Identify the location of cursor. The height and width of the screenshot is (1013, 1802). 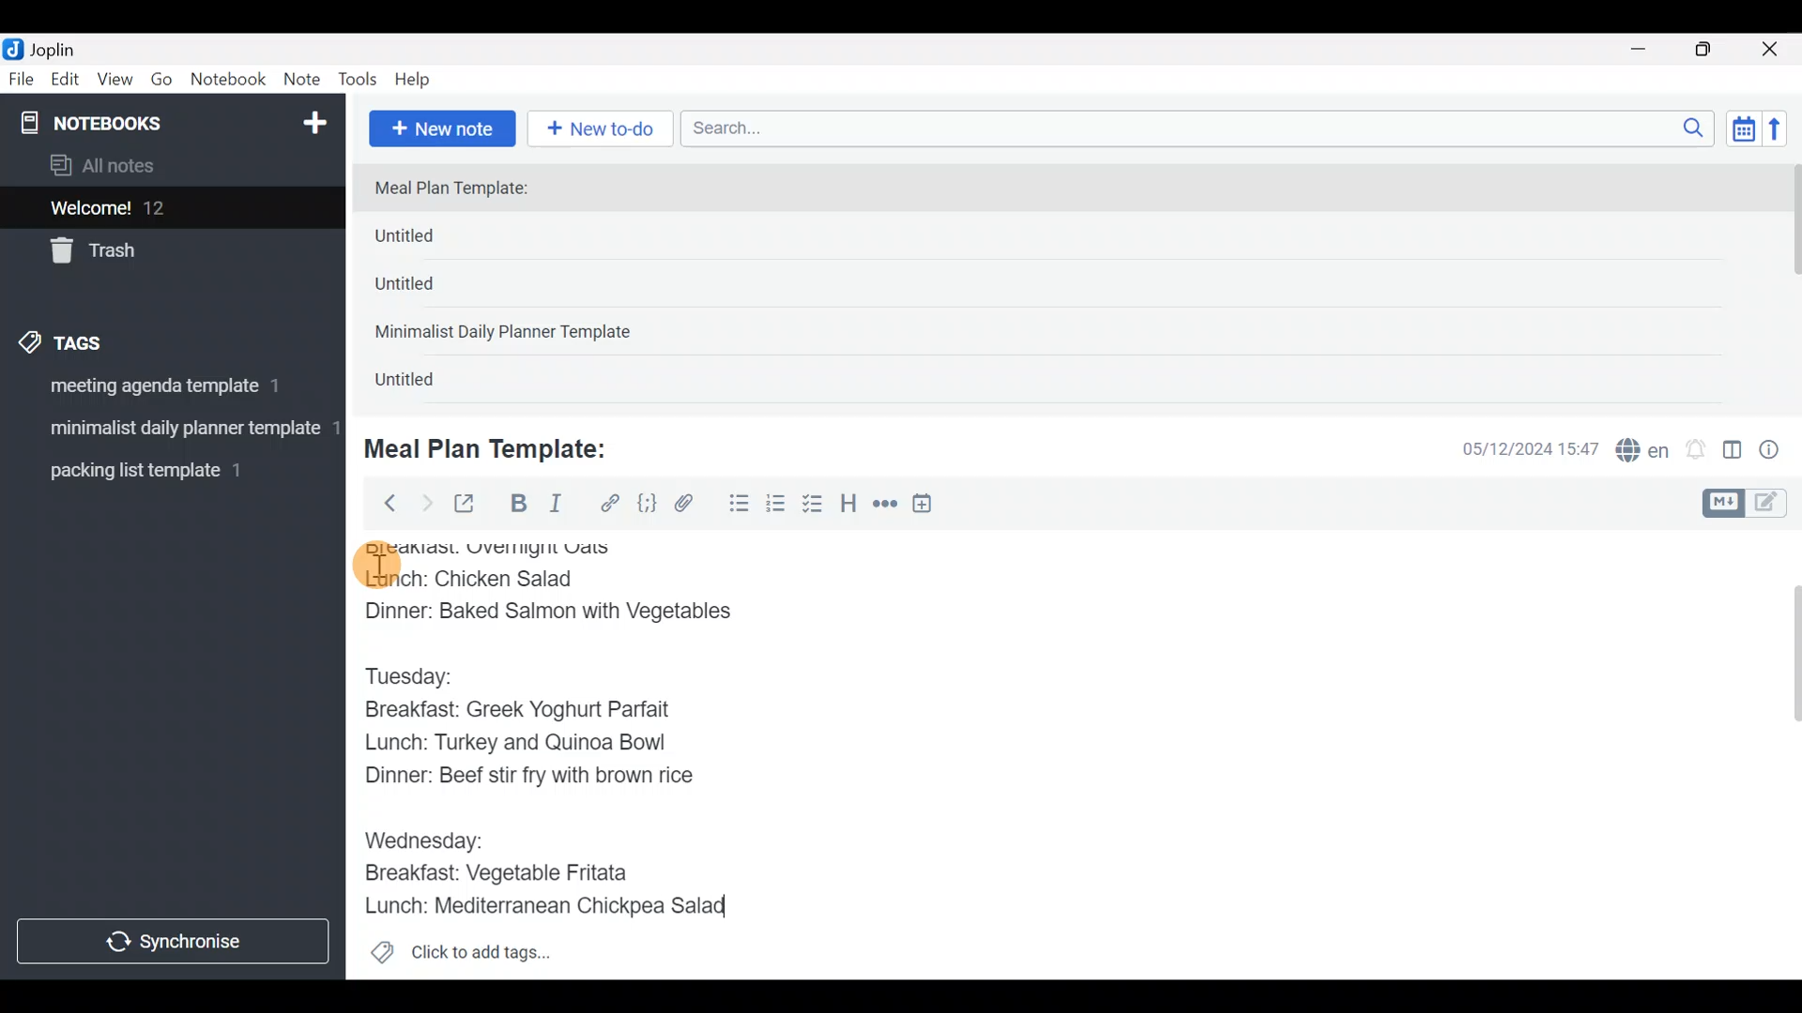
(375, 564).